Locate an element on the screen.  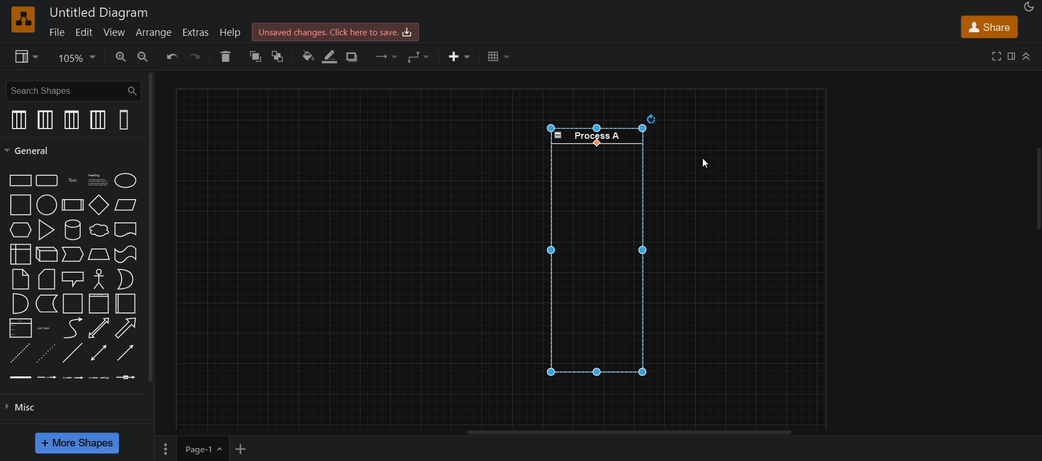
page 1 is located at coordinates (190, 448).